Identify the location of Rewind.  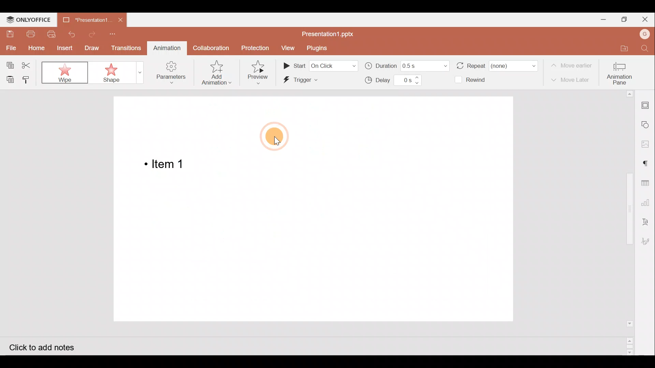
(472, 80).